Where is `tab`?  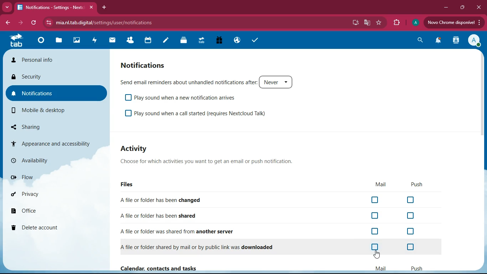 tab is located at coordinates (16, 41).